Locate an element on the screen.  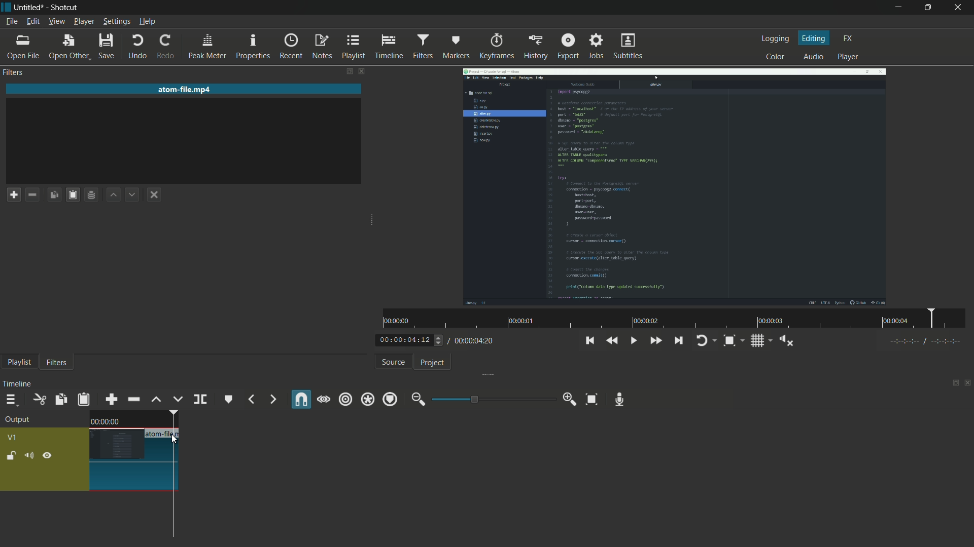
file menu is located at coordinates (12, 22).